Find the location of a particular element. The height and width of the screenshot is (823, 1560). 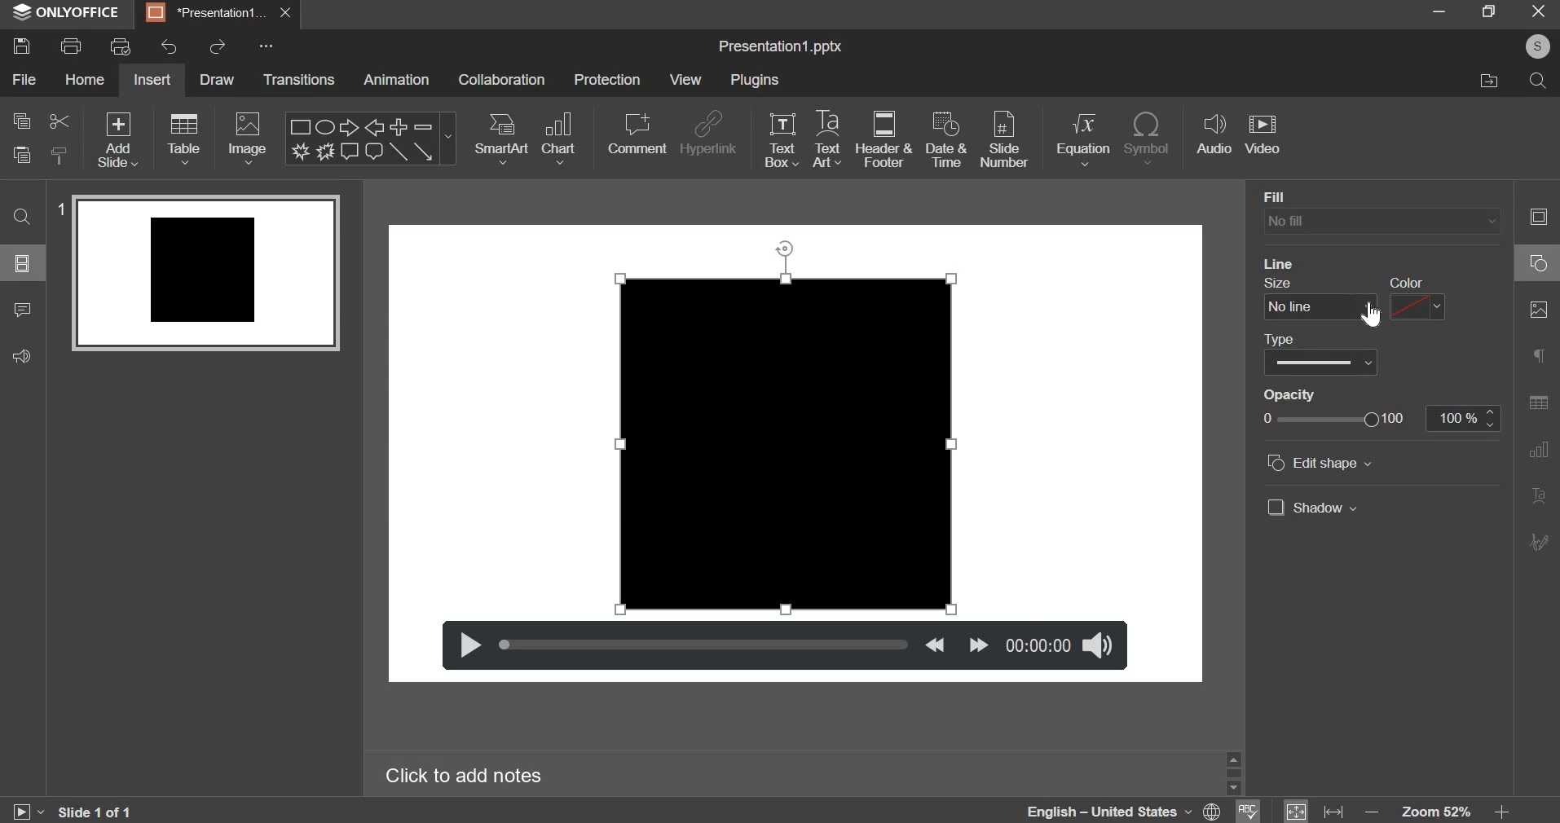

cut is located at coordinates (59, 121).